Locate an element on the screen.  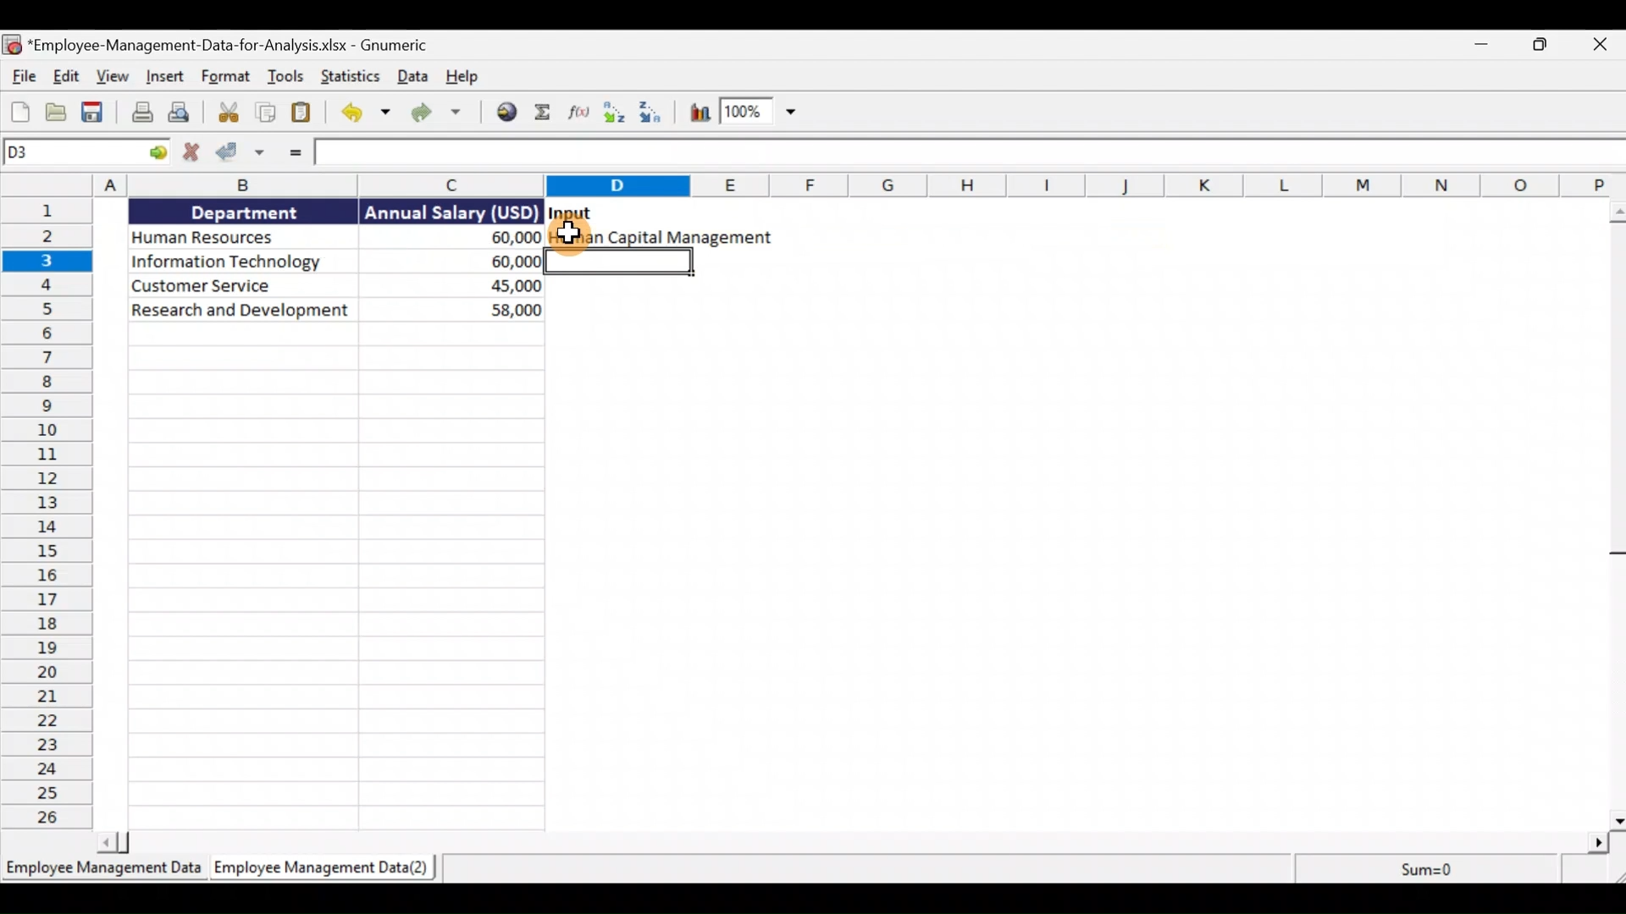
scroll bar is located at coordinates (854, 844).